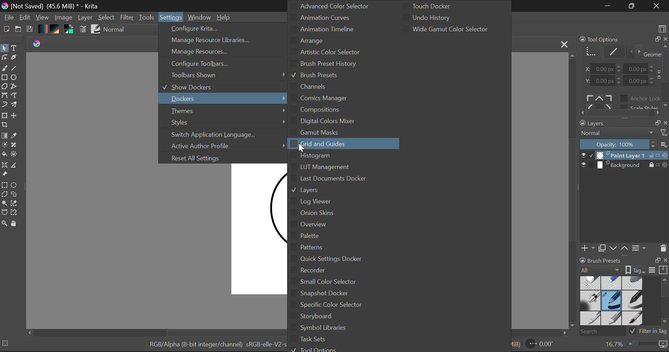  Describe the element at coordinates (30, 30) in the screenshot. I see `Save` at that location.